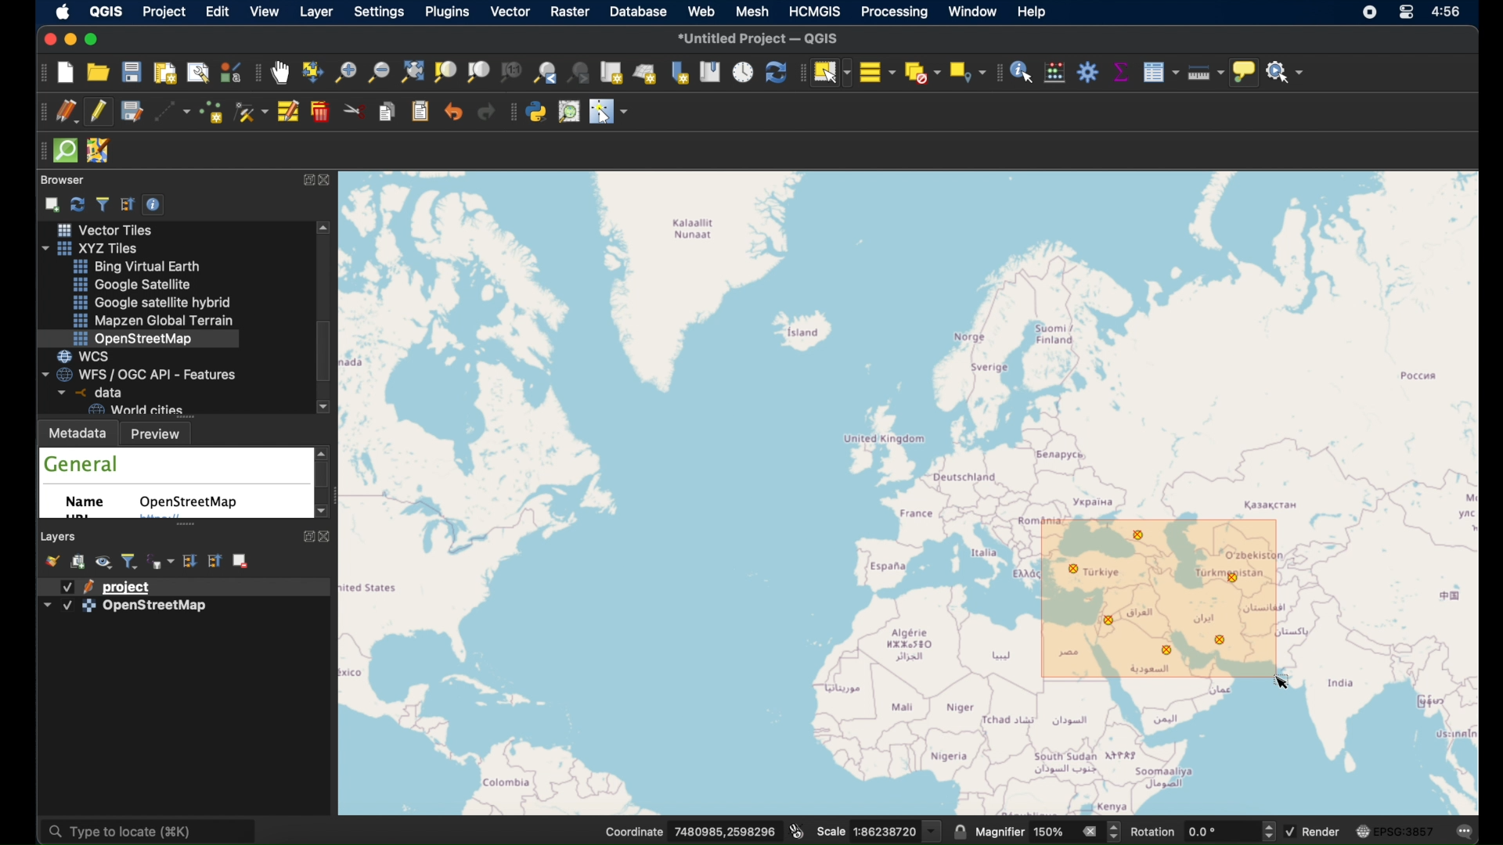  What do you see at coordinates (878, 71) in the screenshot?
I see `select all features` at bounding box center [878, 71].